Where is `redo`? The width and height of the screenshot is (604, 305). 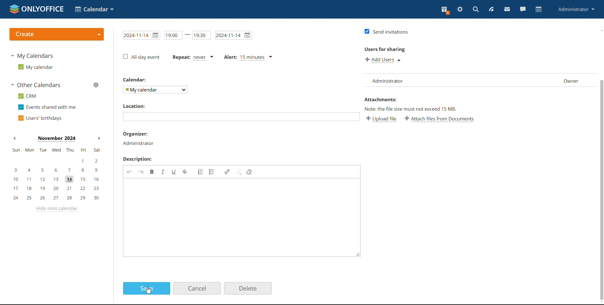
redo is located at coordinates (140, 173).